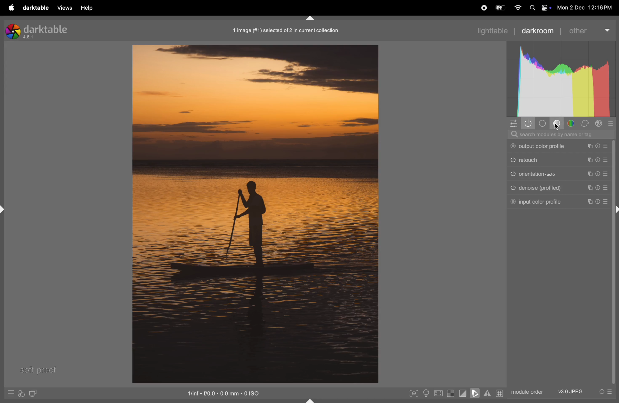  I want to click on show active modules only, so click(529, 123).